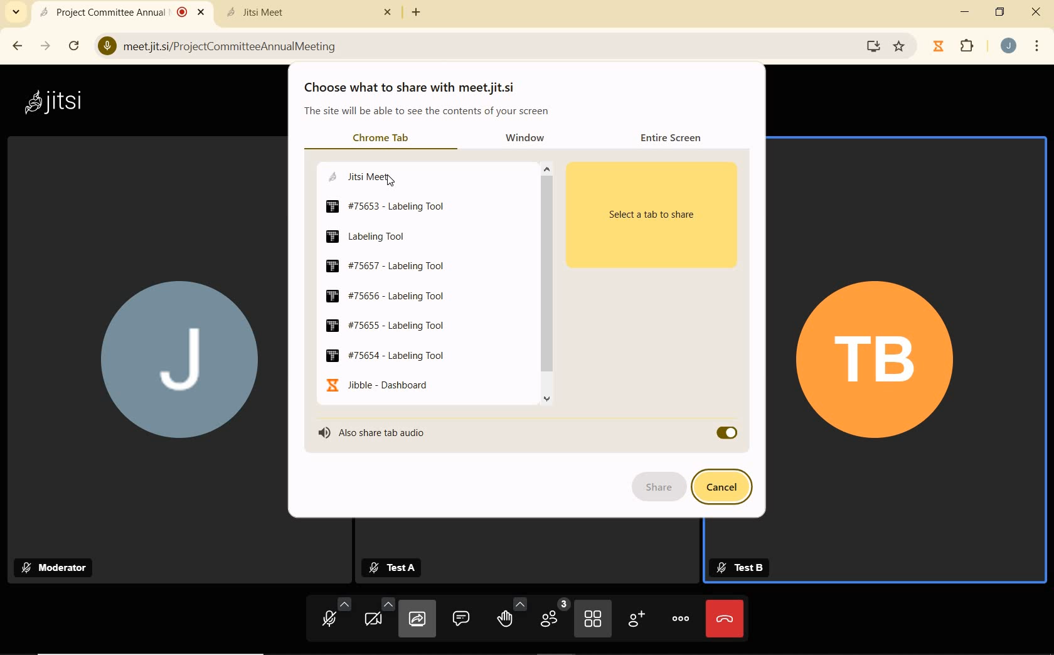  Describe the element at coordinates (330, 617) in the screenshot. I see `MICROPHONE` at that location.